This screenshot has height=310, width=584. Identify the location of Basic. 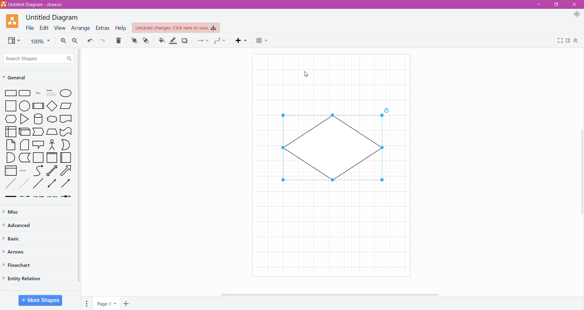
(14, 238).